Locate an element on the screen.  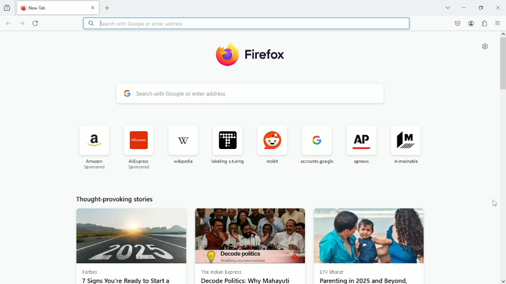
restore down is located at coordinates (482, 7).